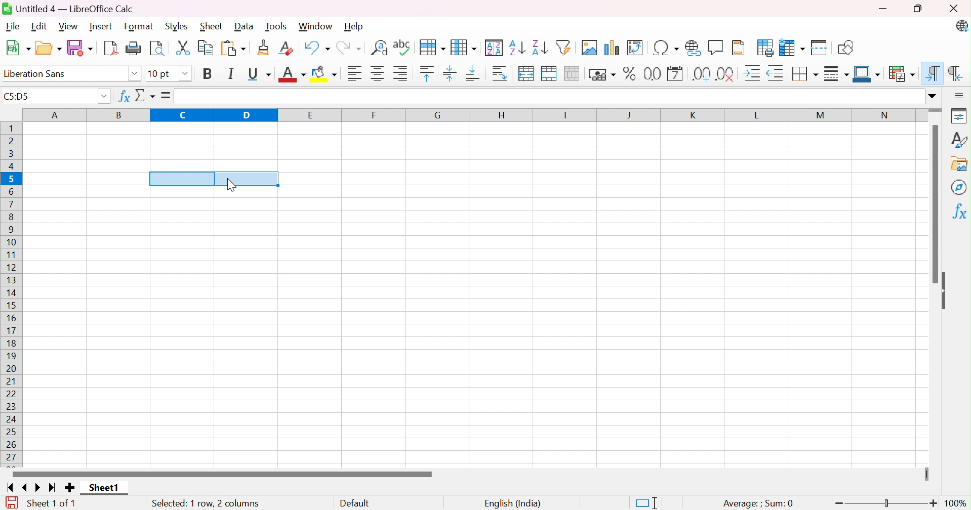 The image size is (971, 510). What do you see at coordinates (926, 475) in the screenshot?
I see `Slider` at bounding box center [926, 475].